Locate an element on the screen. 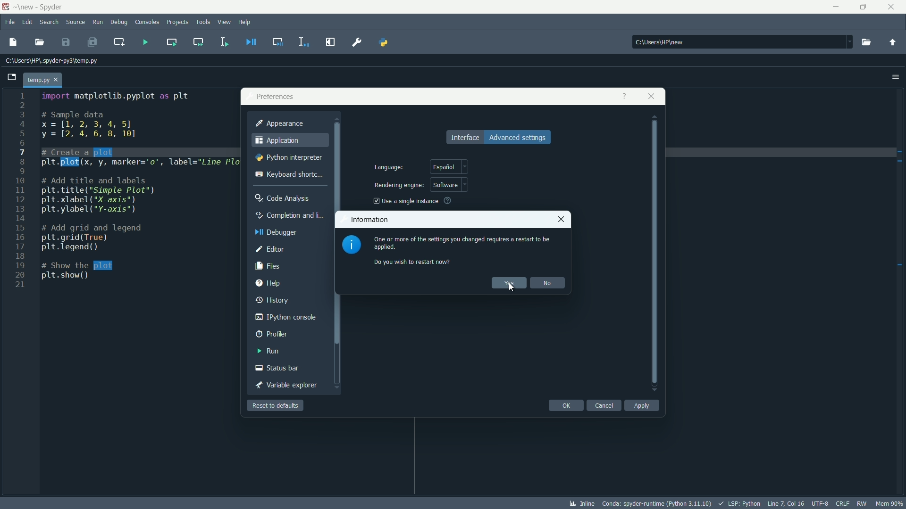 This screenshot has height=509, width=906. no is located at coordinates (548, 282).